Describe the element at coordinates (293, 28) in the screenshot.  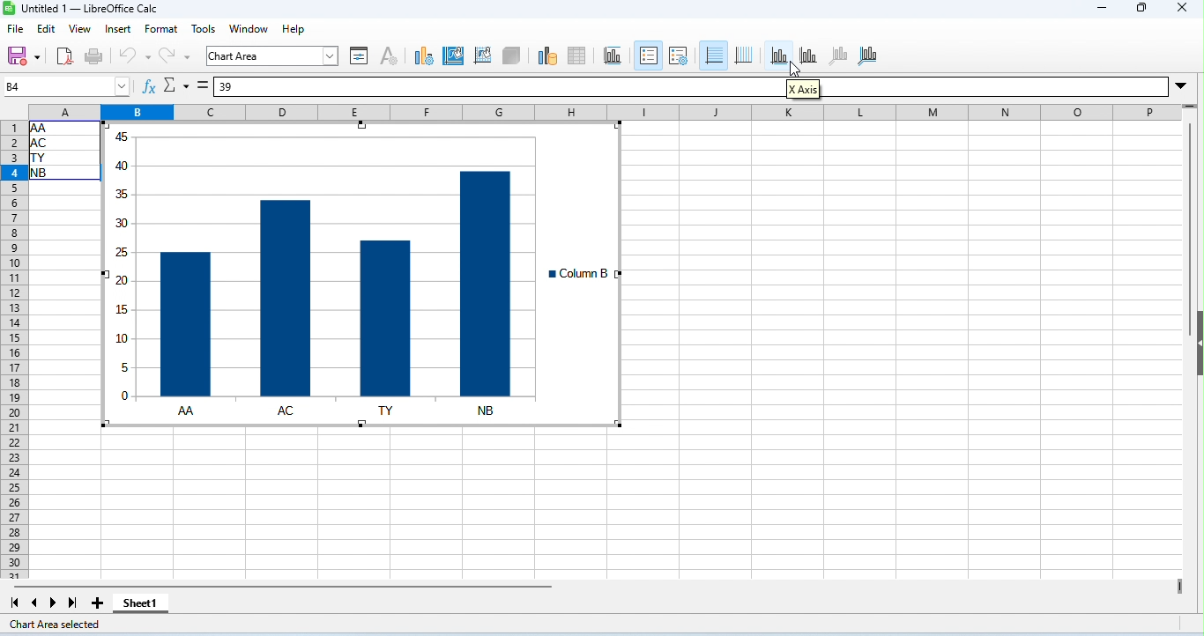
I see `help ` at that location.